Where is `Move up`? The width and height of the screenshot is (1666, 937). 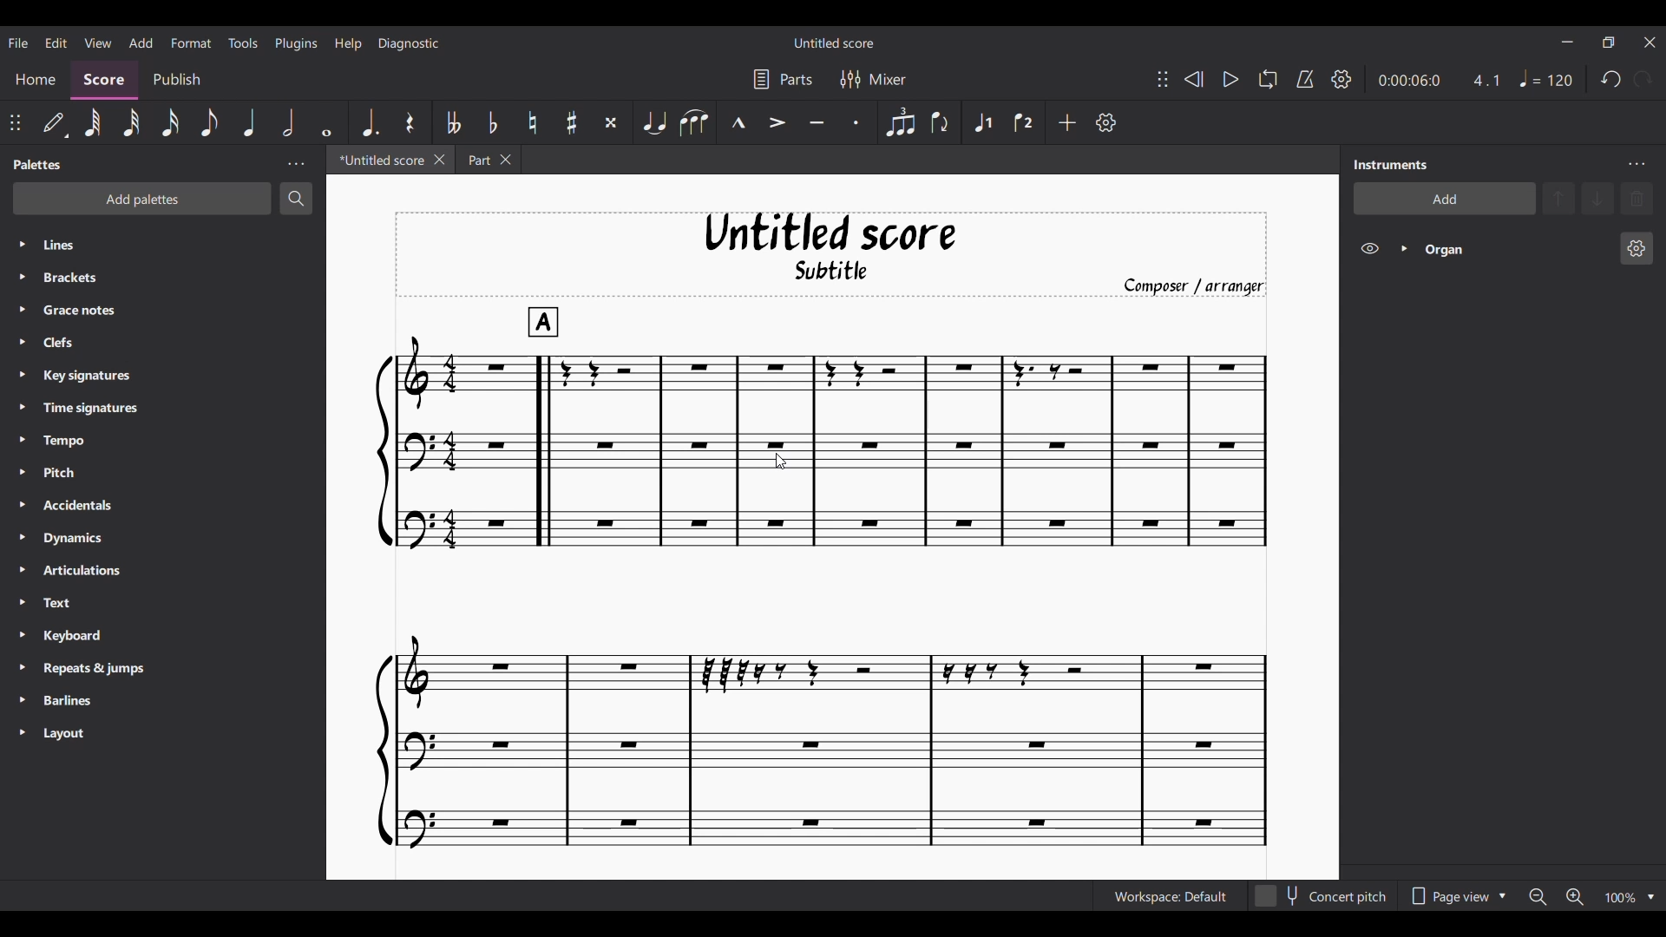
Move up is located at coordinates (1558, 198).